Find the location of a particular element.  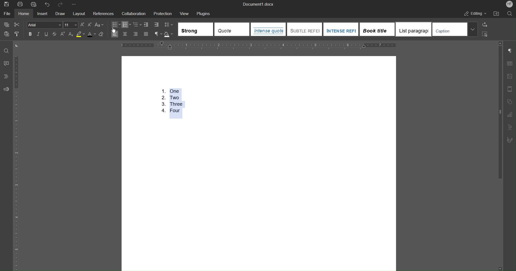

Subscript is located at coordinates (71, 35).